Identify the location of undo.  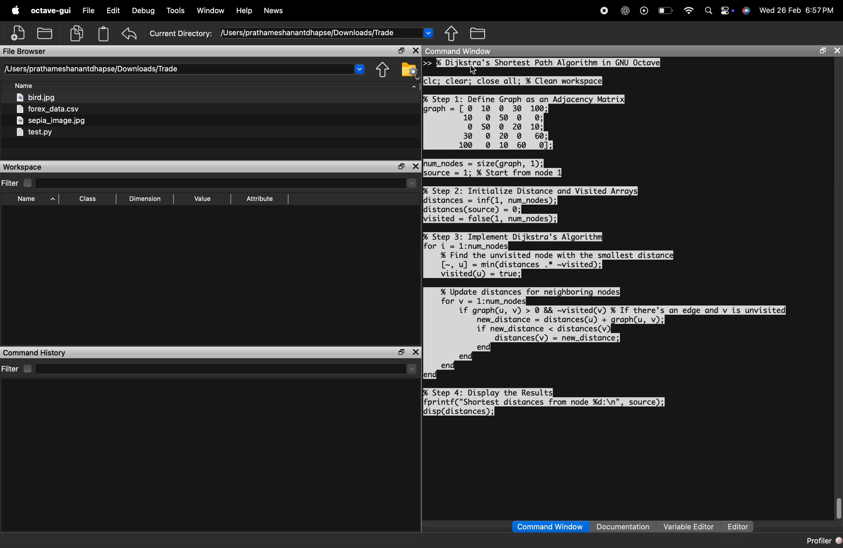
(130, 33).